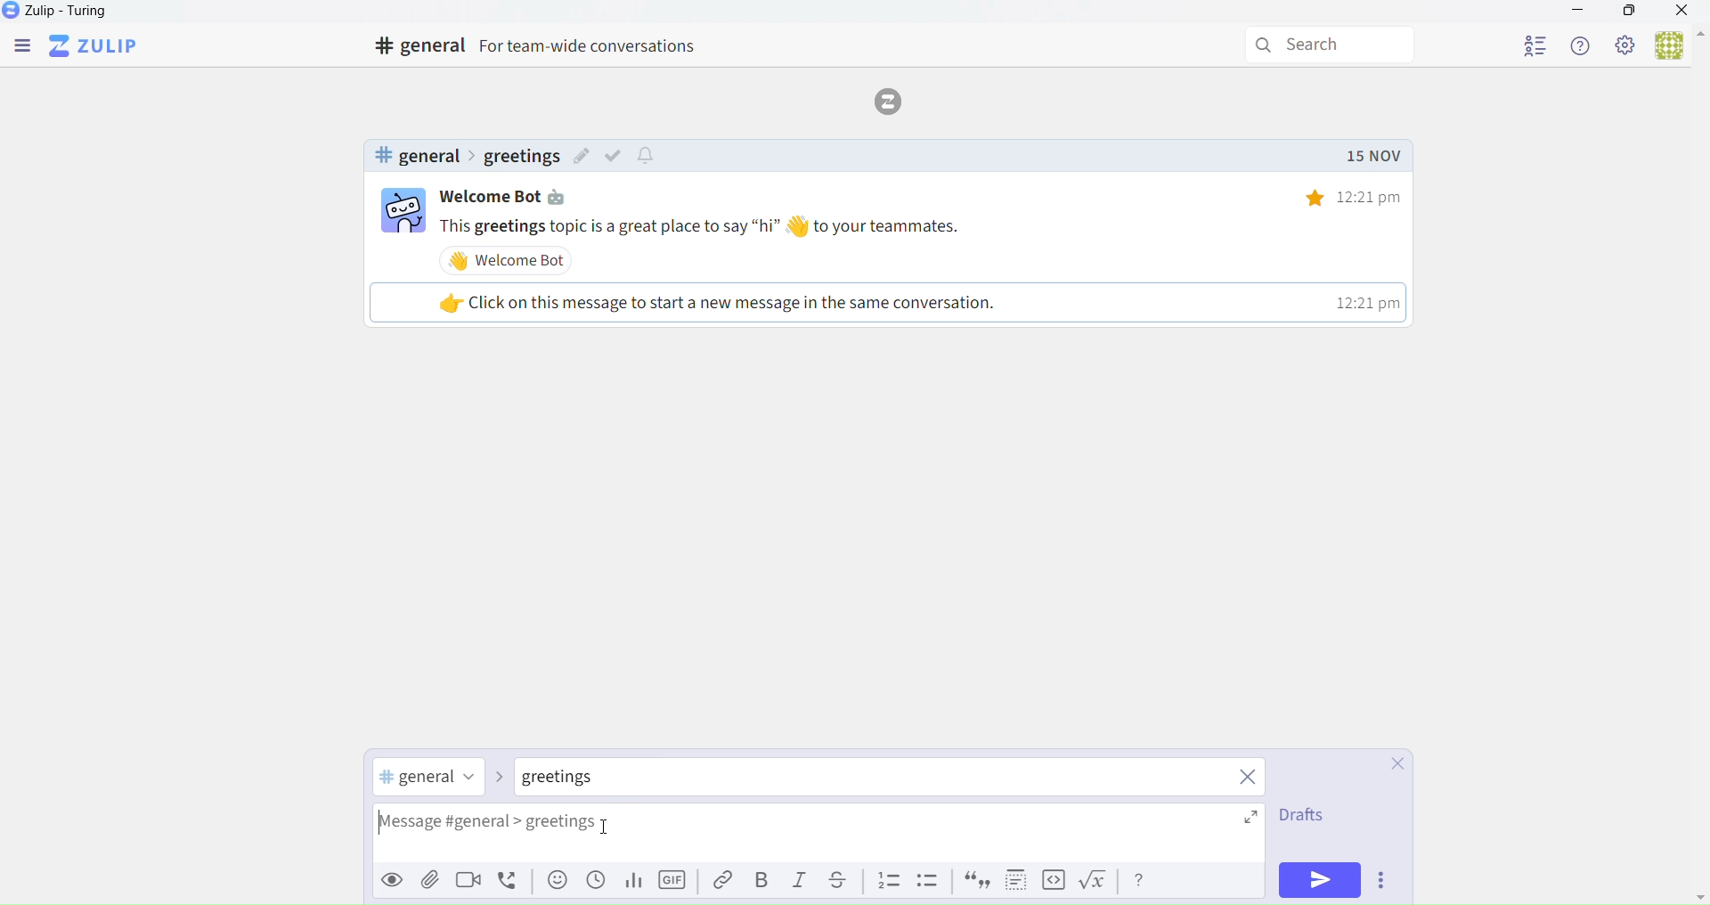  Describe the element at coordinates (844, 881) in the screenshot. I see `Underline` at that location.